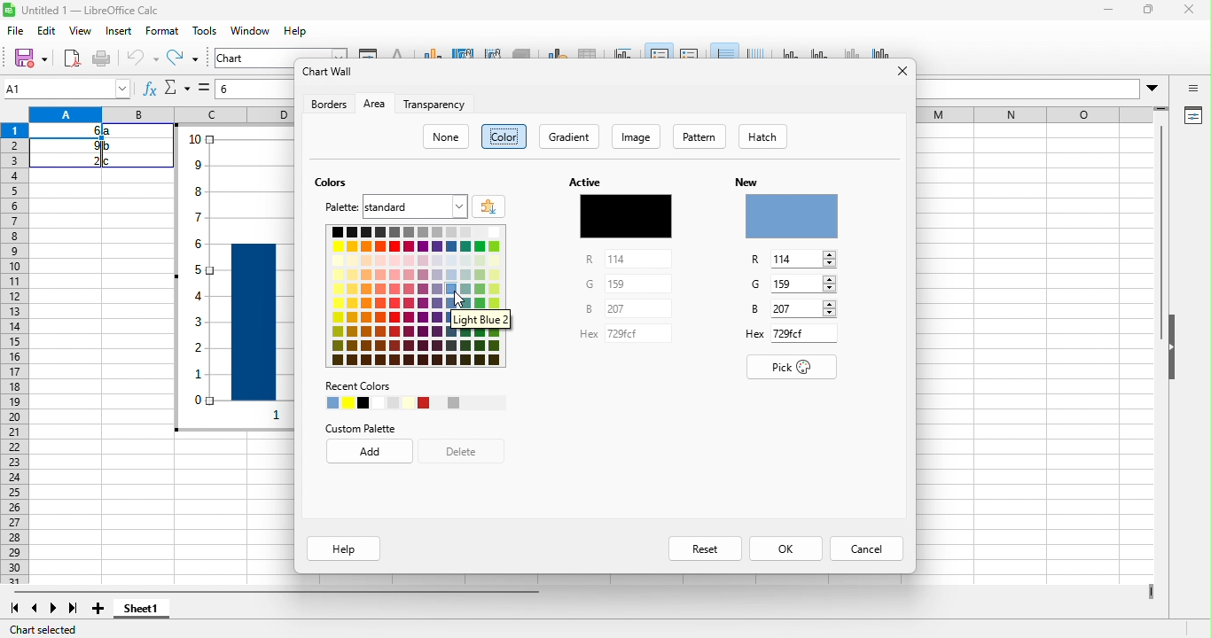 The image size is (1211, 638). Describe the element at coordinates (637, 136) in the screenshot. I see `image` at that location.